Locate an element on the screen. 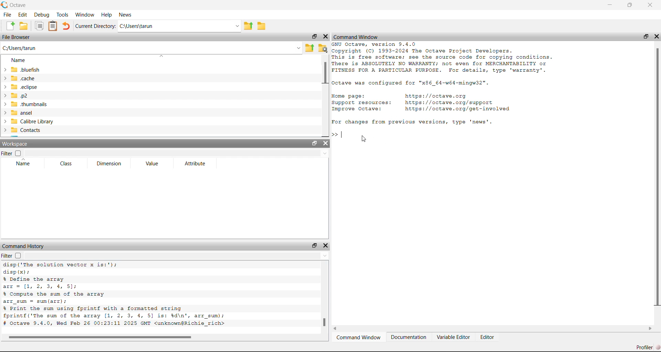 Image resolution: width=661 pixels, height=352 pixels. bluefish is located at coordinates (22, 69).